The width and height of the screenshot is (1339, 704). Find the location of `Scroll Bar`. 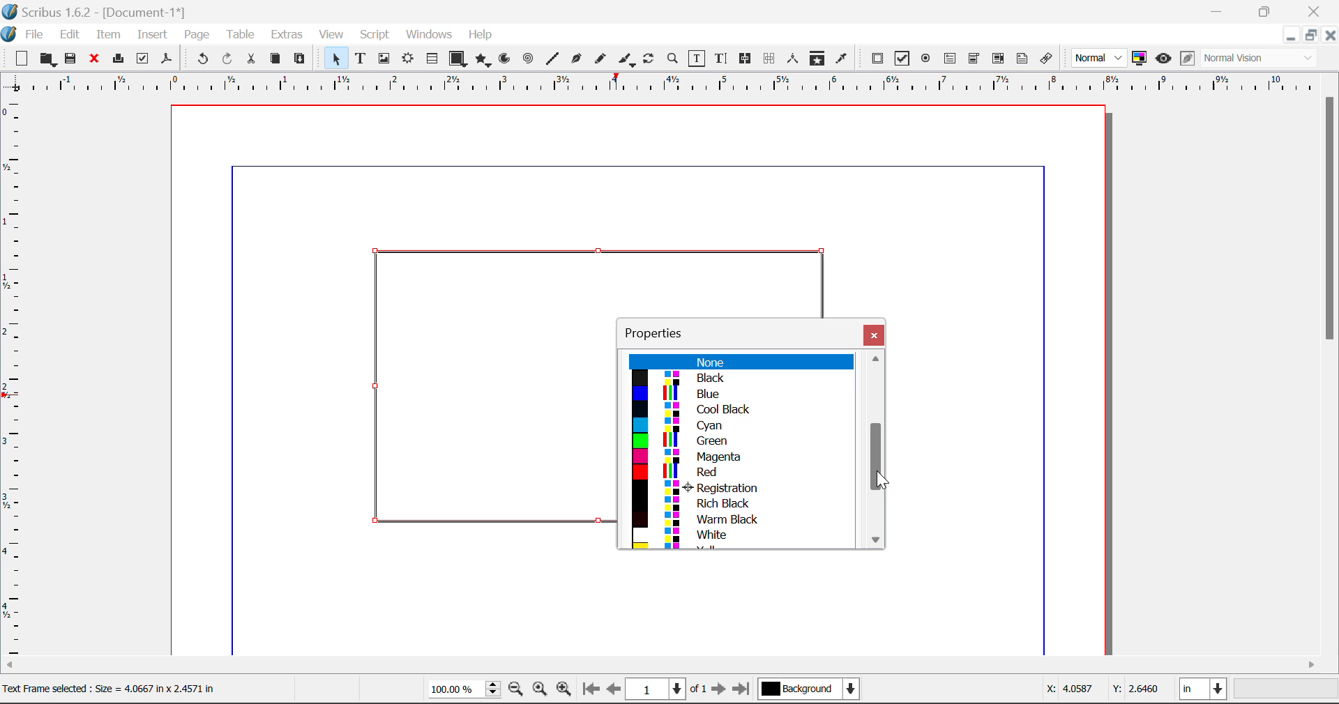

Scroll Bar is located at coordinates (670, 666).